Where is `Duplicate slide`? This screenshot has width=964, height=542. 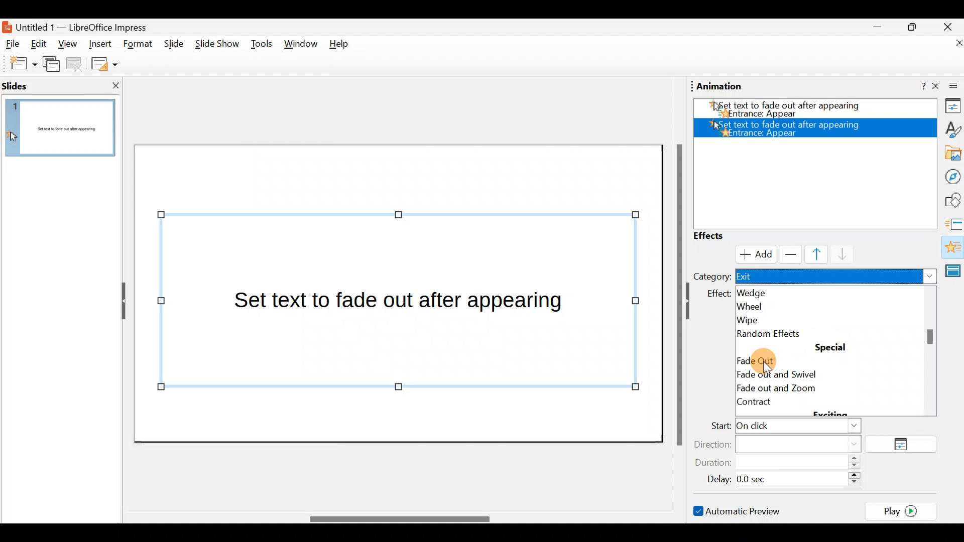
Duplicate slide is located at coordinates (53, 66).